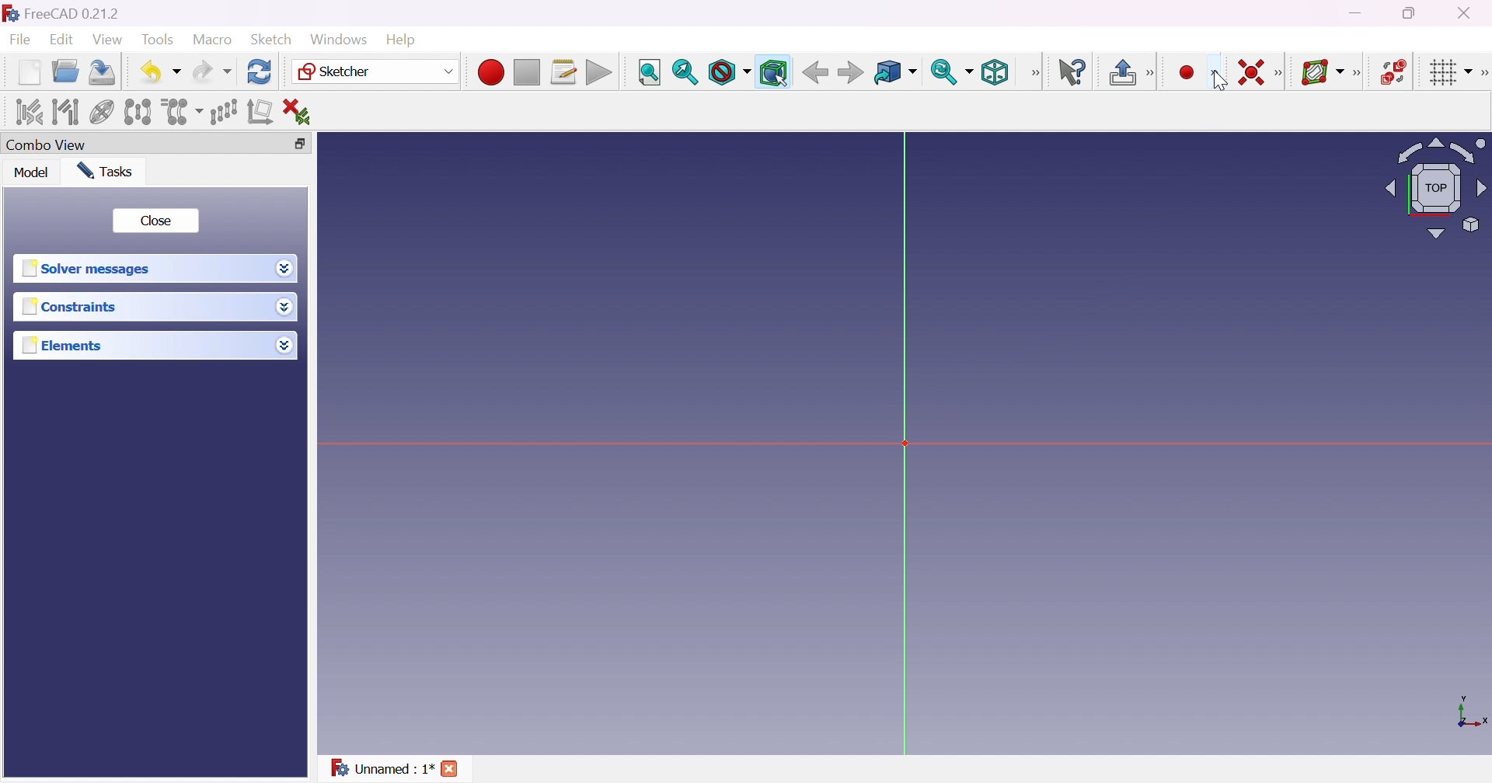  I want to click on Tools, so click(159, 40).